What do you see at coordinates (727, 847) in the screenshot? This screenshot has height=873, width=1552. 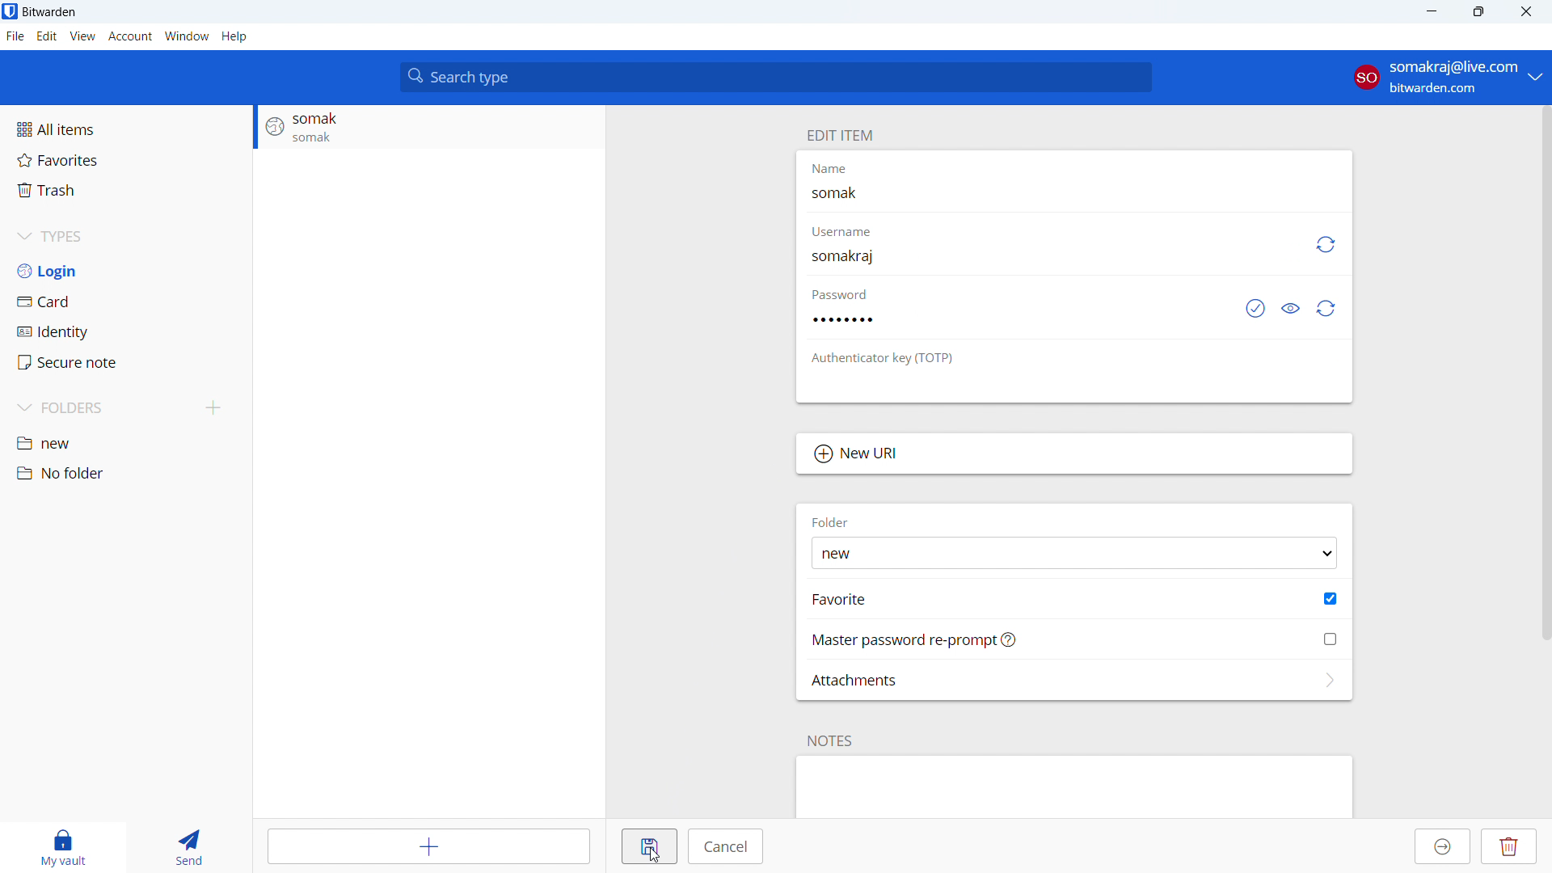 I see `cancel` at bounding box center [727, 847].